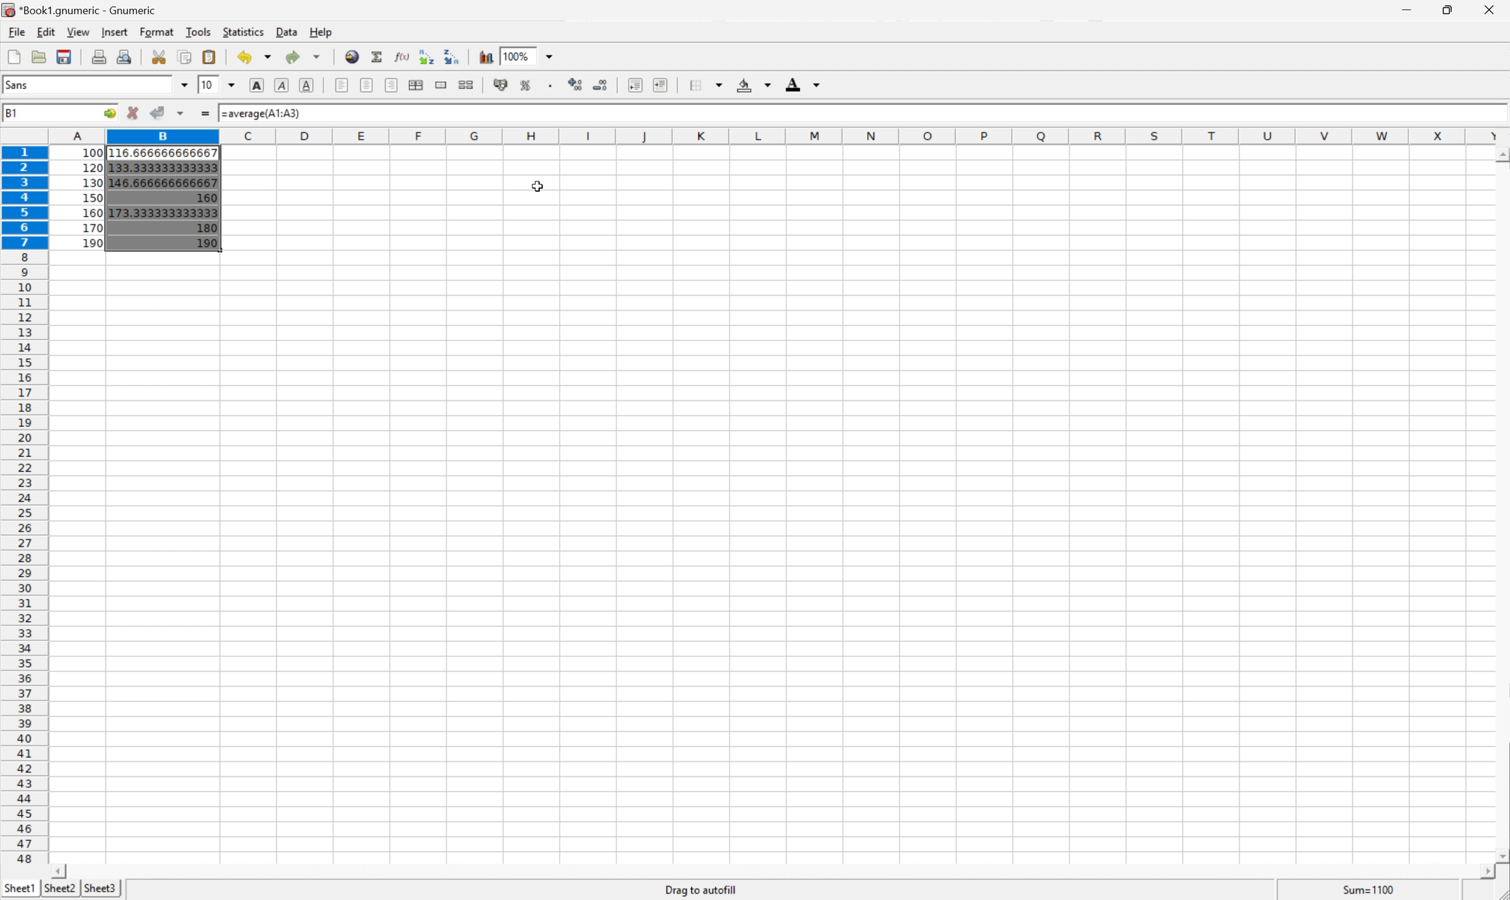  What do you see at coordinates (159, 57) in the screenshot?
I see `Cut selection` at bounding box center [159, 57].